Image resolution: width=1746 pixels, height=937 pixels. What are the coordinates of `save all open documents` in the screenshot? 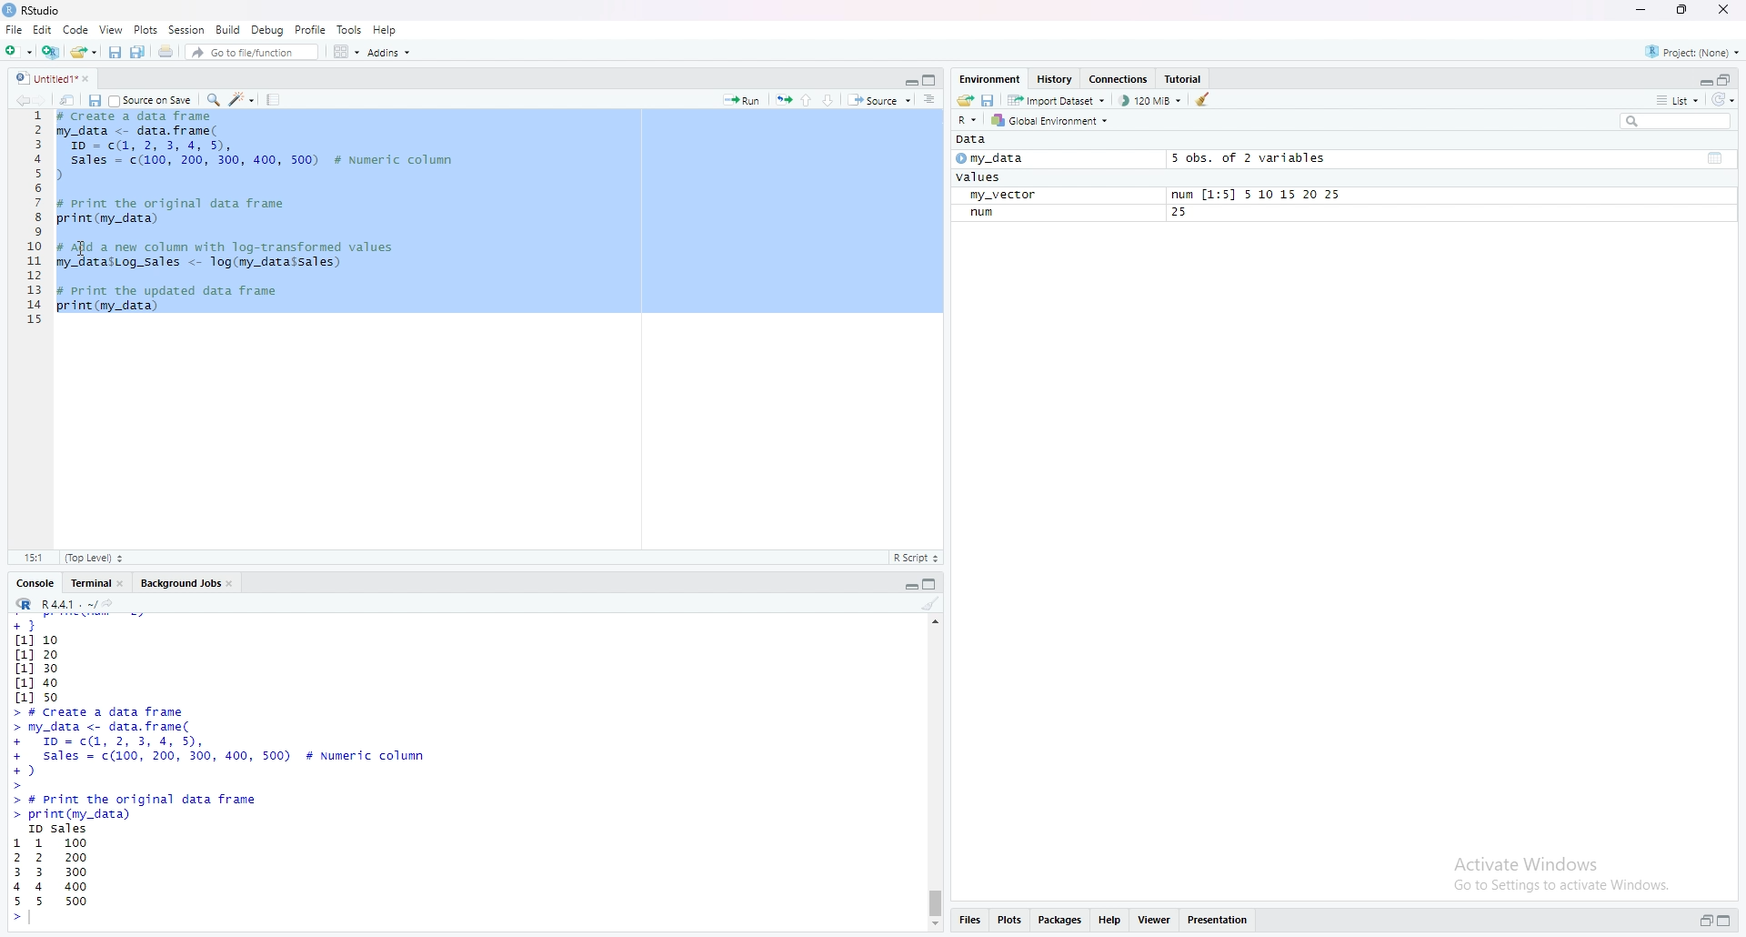 It's located at (141, 54).